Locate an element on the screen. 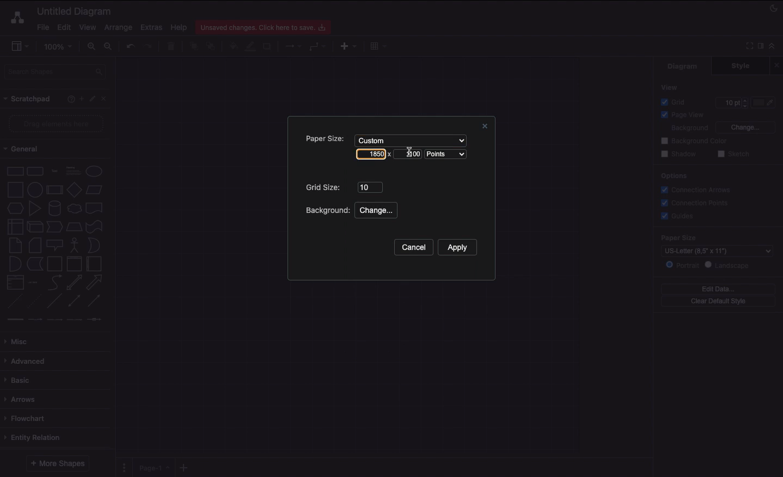 Image resolution: width=783 pixels, height=477 pixels. Sidebar  is located at coordinates (20, 47).